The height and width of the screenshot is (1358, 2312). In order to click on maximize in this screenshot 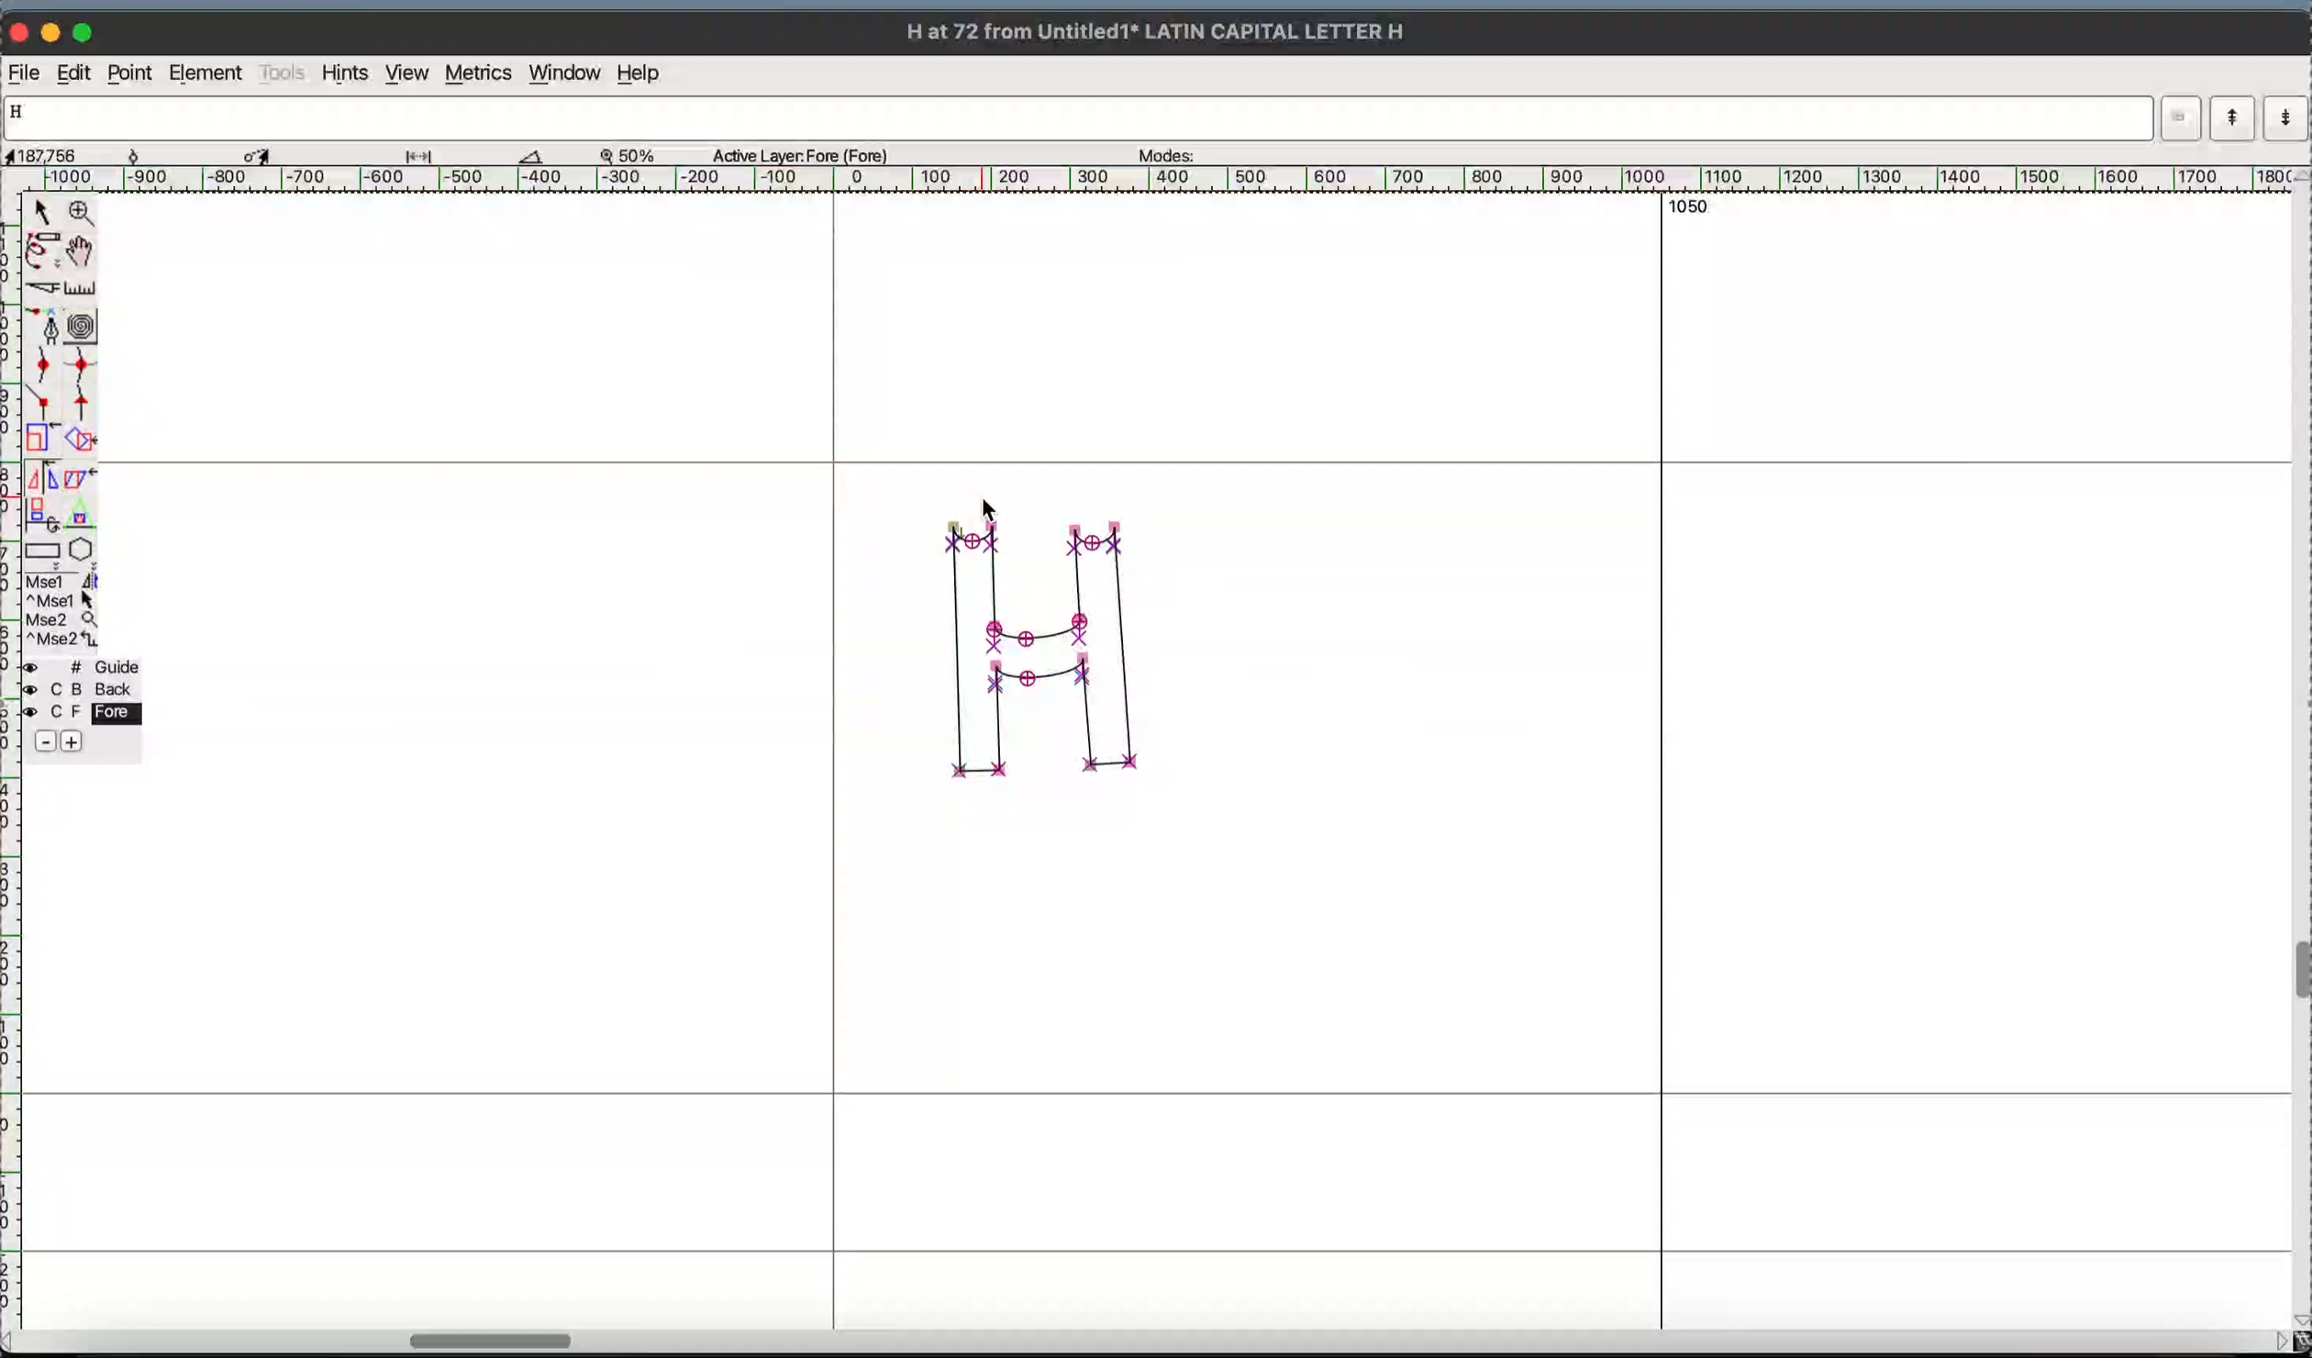, I will do `click(87, 32)`.